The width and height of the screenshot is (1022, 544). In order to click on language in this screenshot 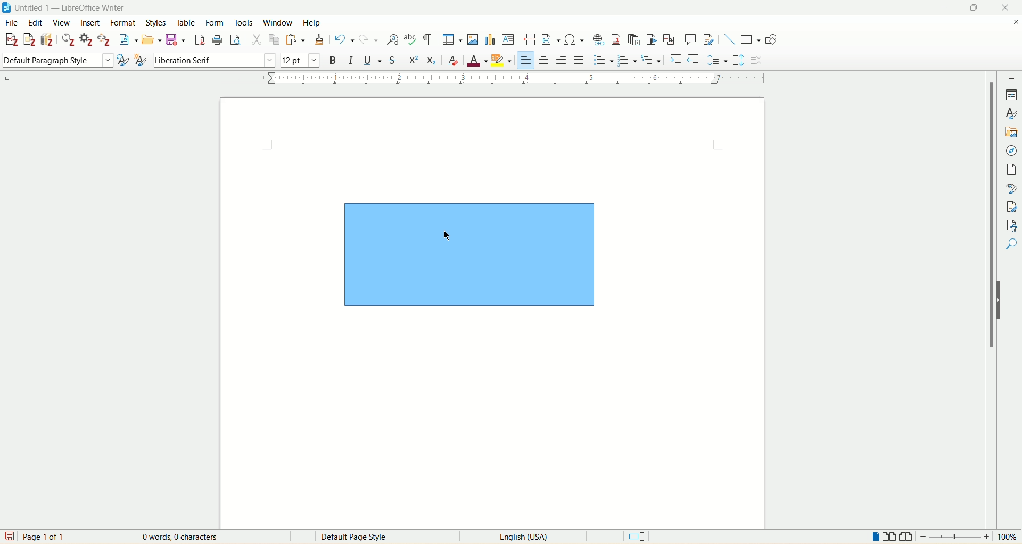, I will do `click(526, 536)`.